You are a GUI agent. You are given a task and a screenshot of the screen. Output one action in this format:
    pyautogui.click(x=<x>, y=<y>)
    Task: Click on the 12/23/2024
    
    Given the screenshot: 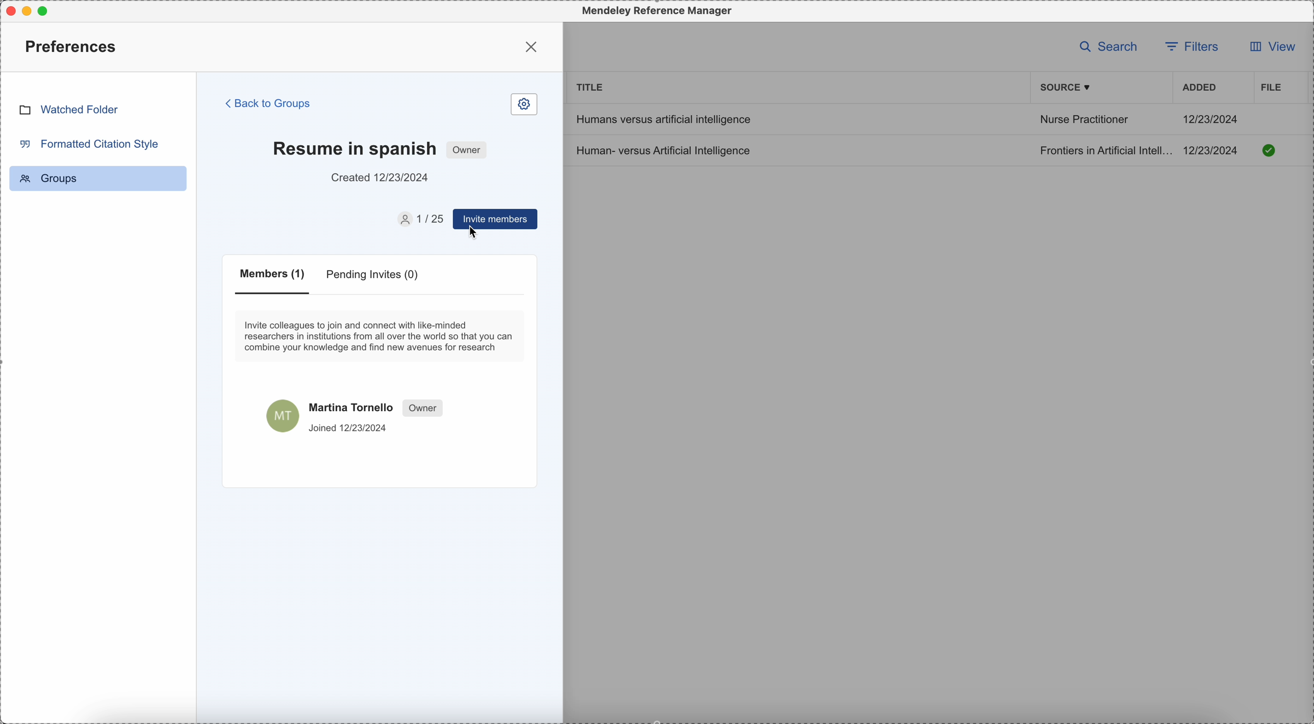 What is the action you would take?
    pyautogui.click(x=1211, y=119)
    